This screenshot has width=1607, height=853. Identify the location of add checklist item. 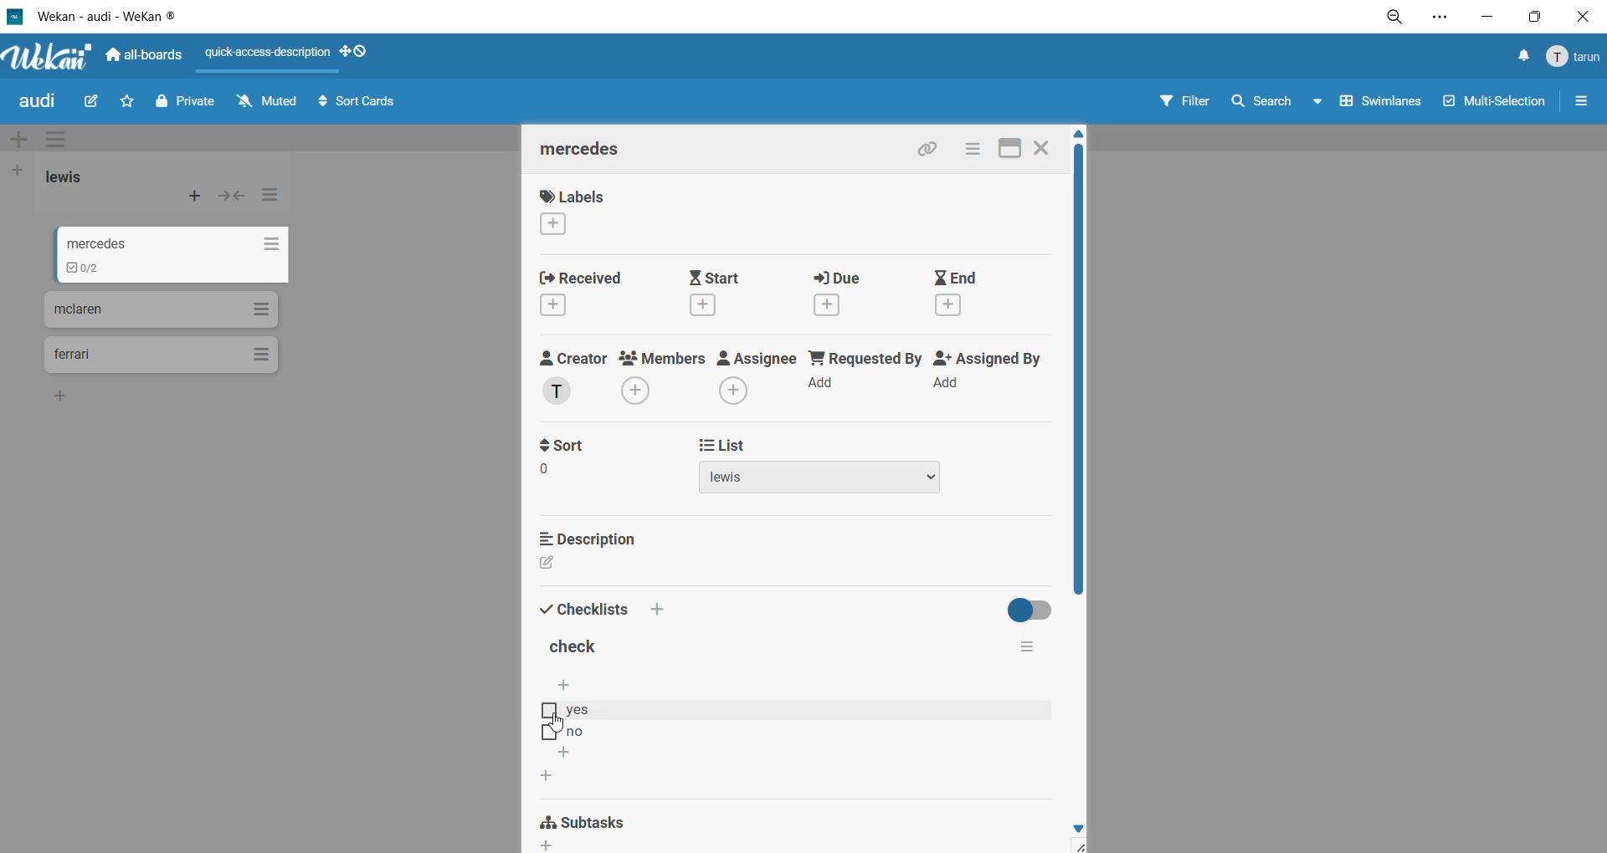
(565, 753).